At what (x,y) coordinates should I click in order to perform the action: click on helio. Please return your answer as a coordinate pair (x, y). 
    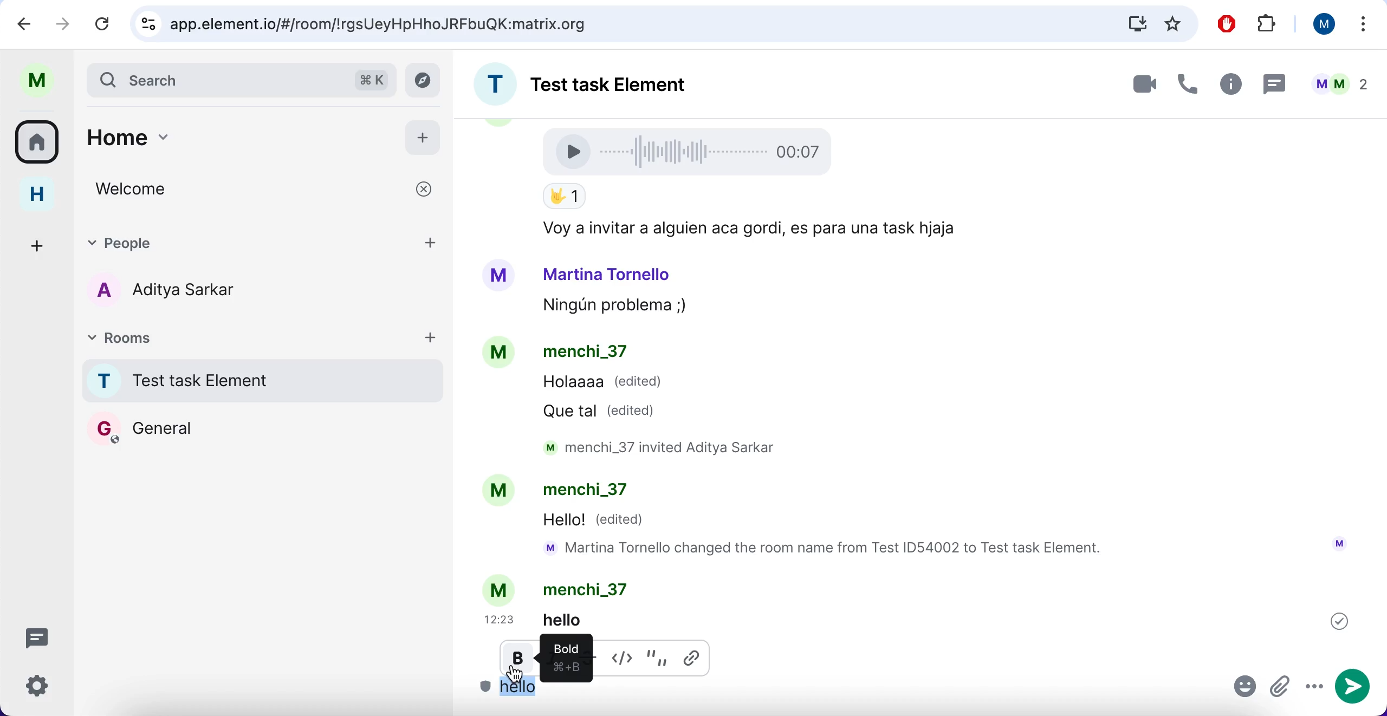
    Looking at the image, I should click on (580, 619).